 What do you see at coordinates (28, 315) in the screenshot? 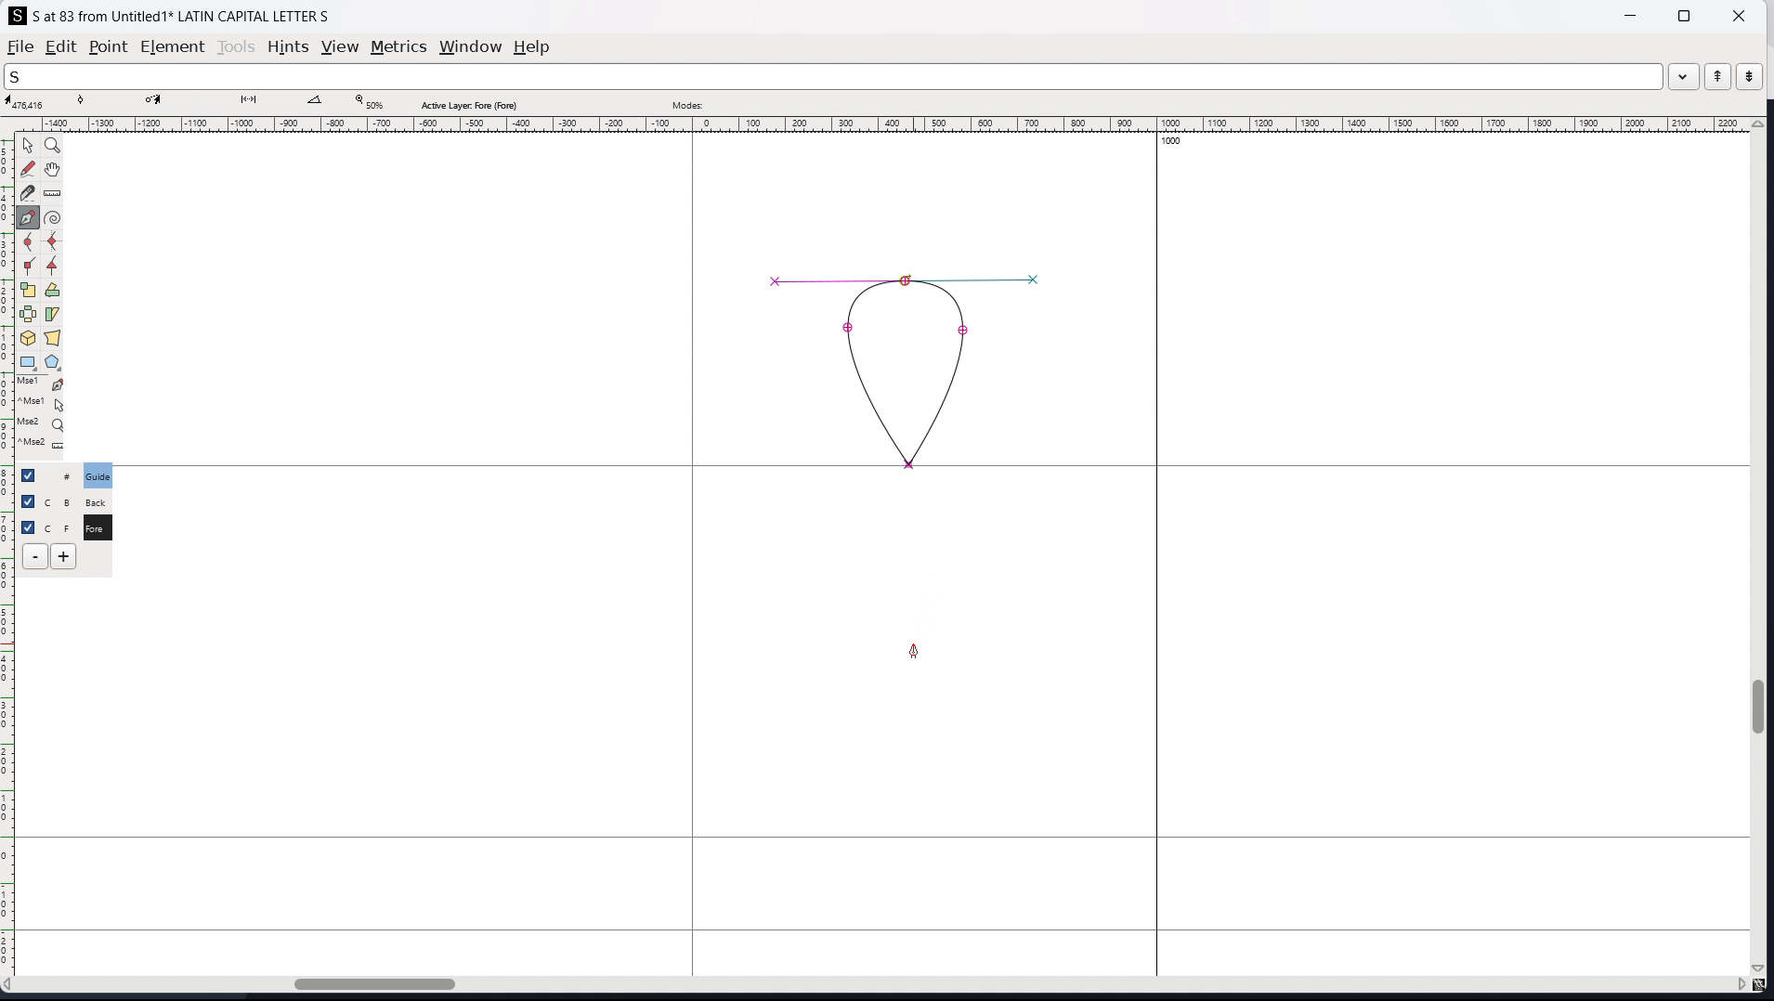
I see `flip the selection` at bounding box center [28, 315].